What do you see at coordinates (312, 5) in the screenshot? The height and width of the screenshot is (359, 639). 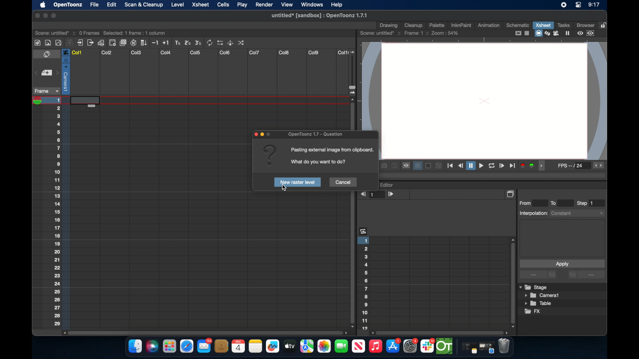 I see `windows` at bounding box center [312, 5].